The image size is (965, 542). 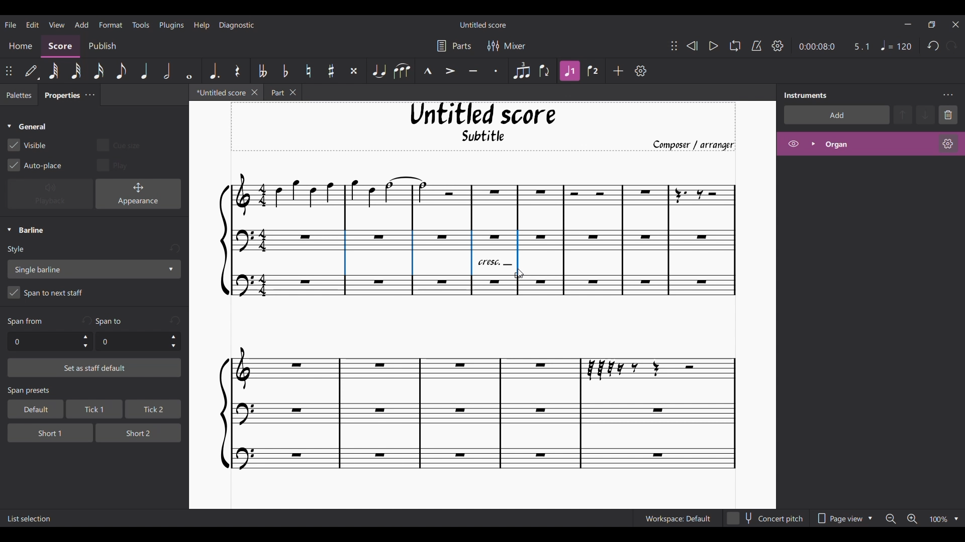 I want to click on Show interface in a smaller tab, so click(x=931, y=25).